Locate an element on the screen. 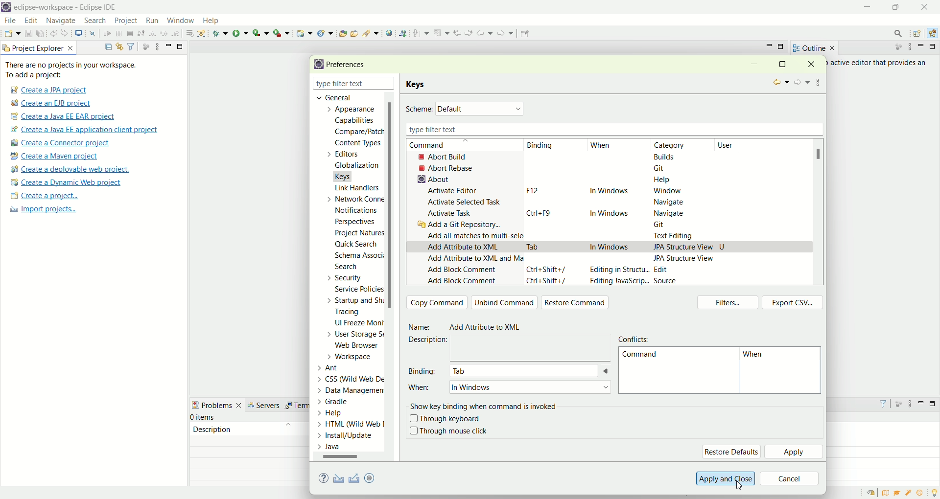  about is located at coordinates (431, 179).